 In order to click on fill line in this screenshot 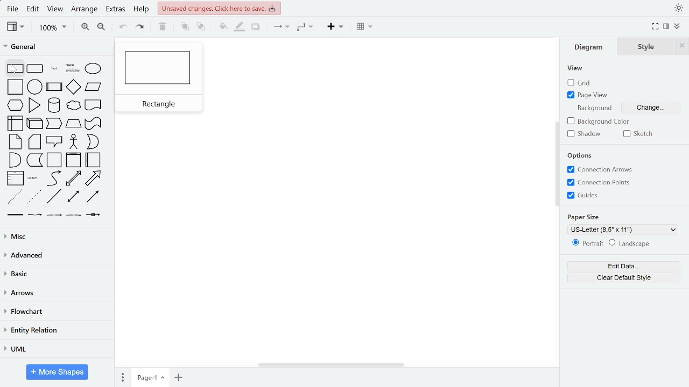, I will do `click(240, 28)`.